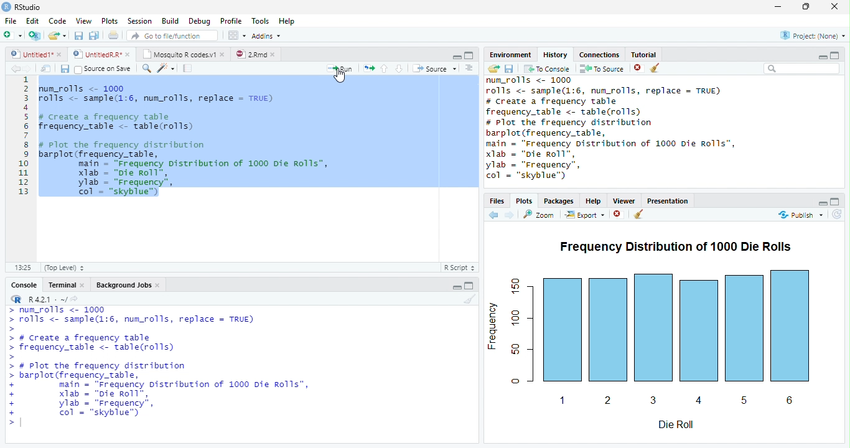 This screenshot has height=448, width=850. I want to click on File, so click(11, 19).